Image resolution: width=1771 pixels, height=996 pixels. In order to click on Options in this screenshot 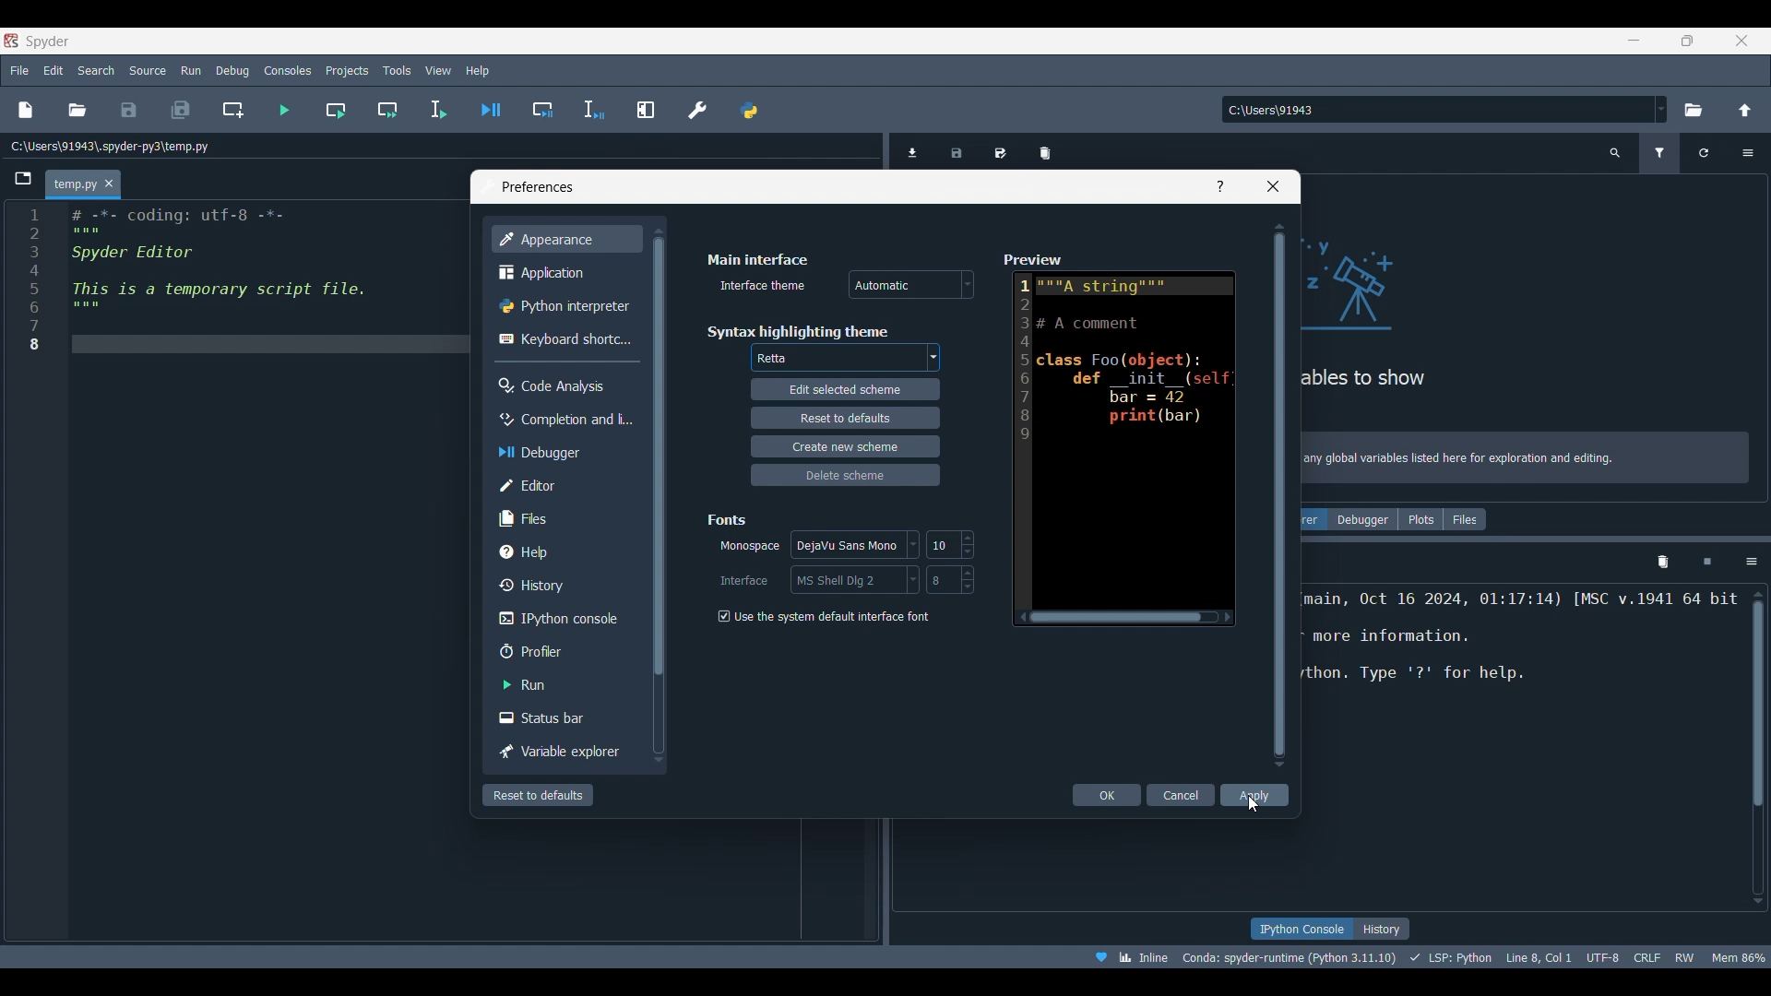, I will do `click(1752, 562)`.